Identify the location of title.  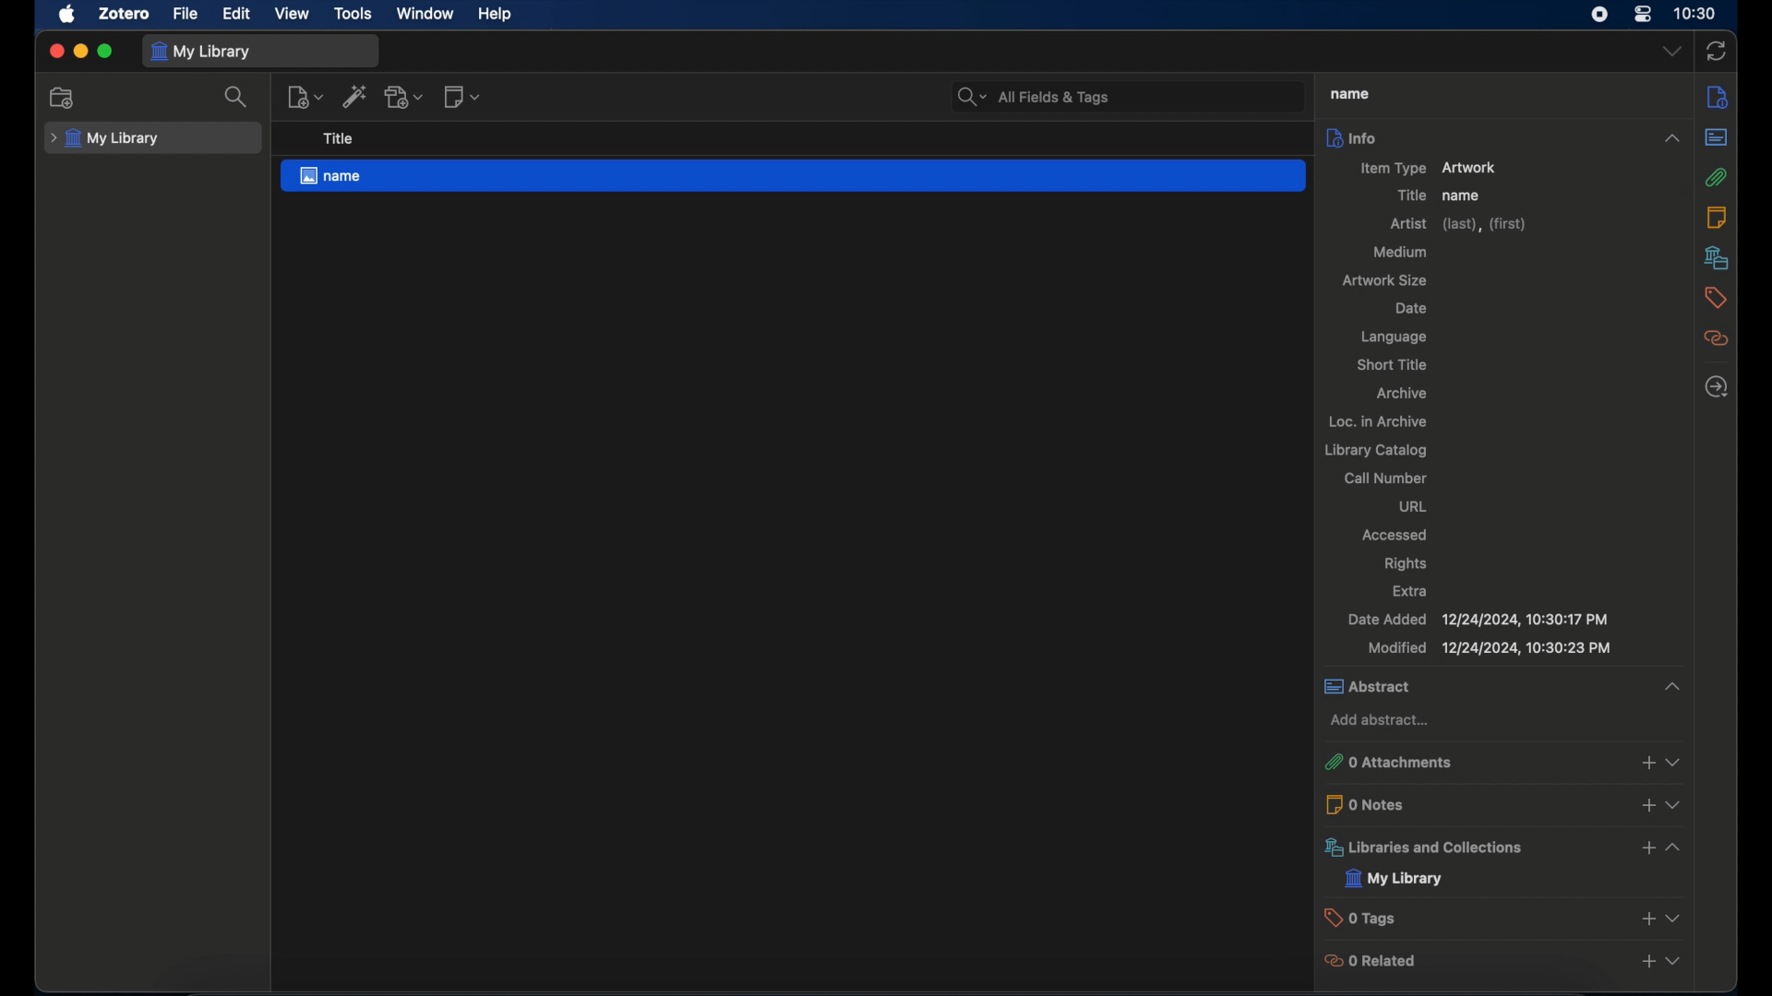
(1411, 196).